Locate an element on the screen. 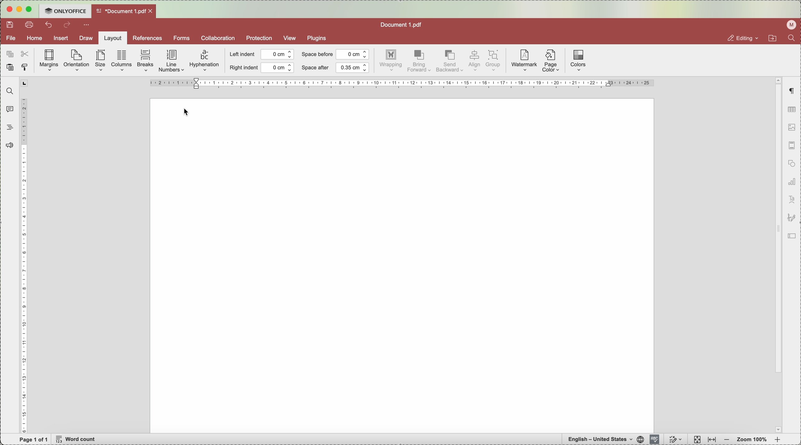 The image size is (801, 445). spelling activated is located at coordinates (654, 439).